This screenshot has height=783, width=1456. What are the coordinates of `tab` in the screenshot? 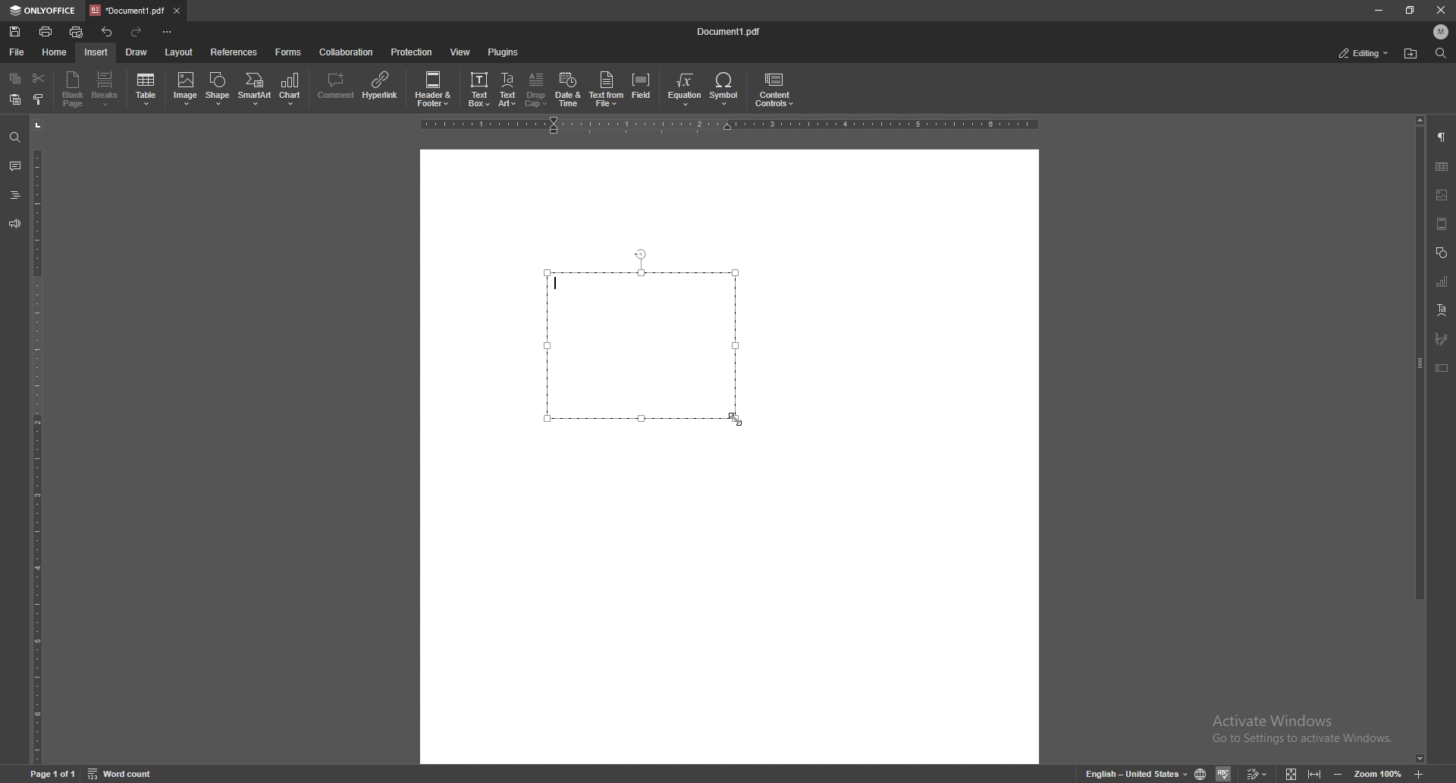 It's located at (126, 11).